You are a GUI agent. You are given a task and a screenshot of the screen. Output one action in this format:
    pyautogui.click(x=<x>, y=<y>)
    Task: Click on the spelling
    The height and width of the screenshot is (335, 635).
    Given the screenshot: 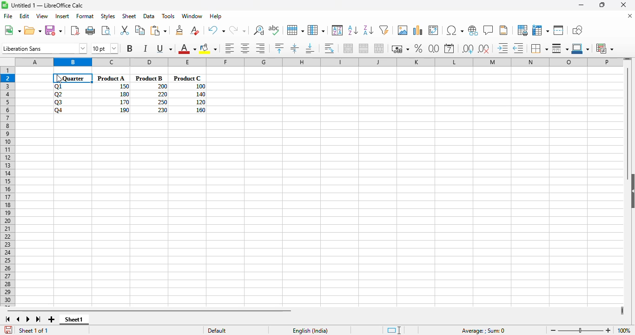 What is the action you would take?
    pyautogui.click(x=274, y=30)
    